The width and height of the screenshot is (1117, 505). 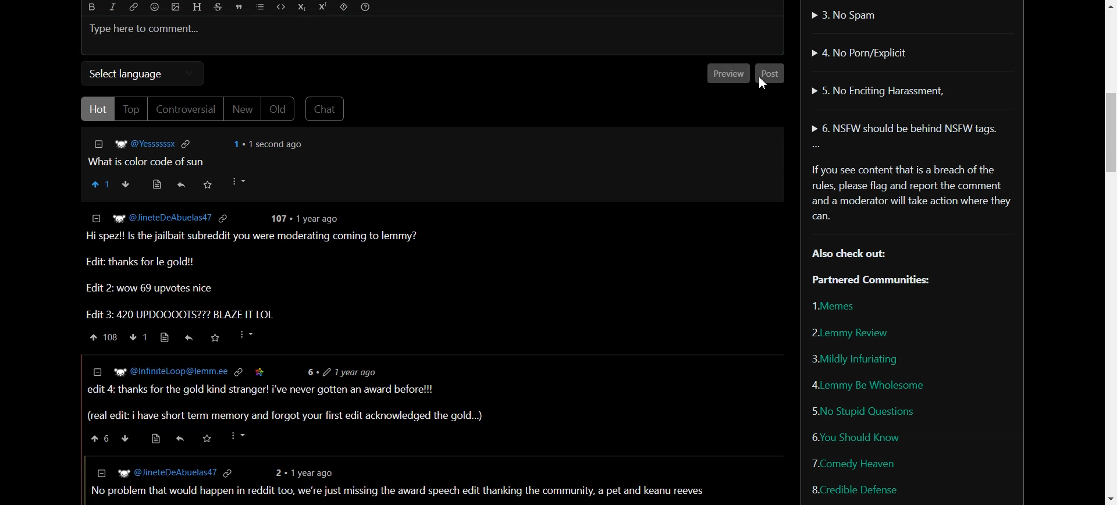 I want to click on Subscript, so click(x=301, y=7).